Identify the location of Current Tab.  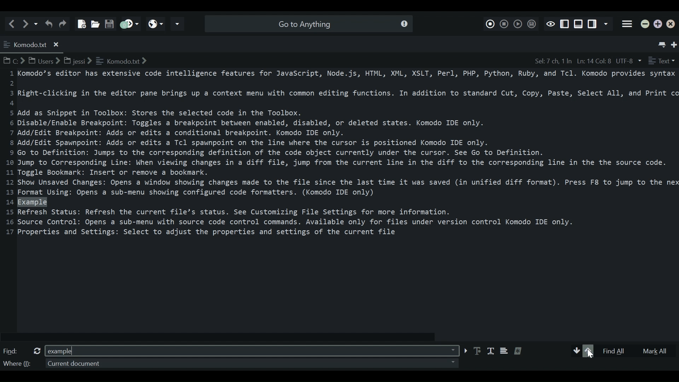
(33, 44).